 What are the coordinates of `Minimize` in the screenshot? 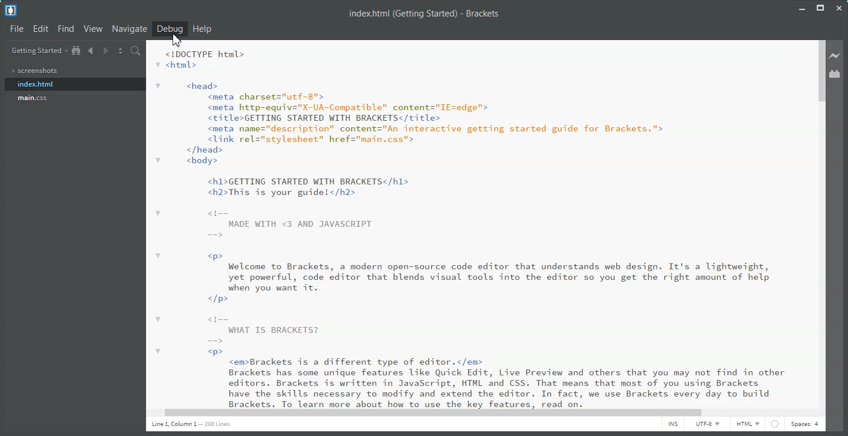 It's located at (803, 7).